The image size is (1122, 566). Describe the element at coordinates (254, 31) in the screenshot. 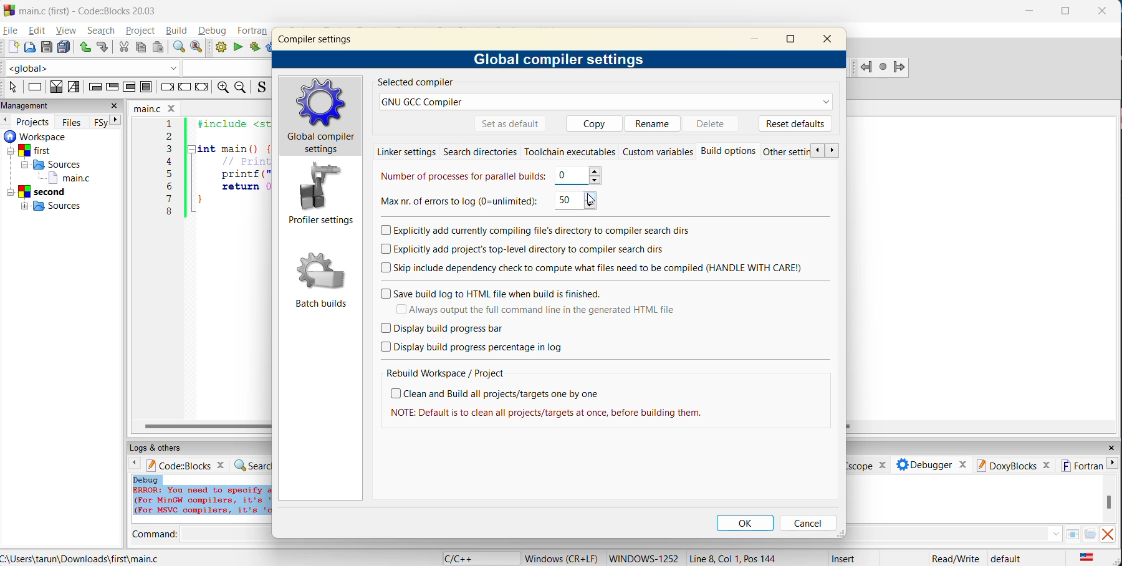

I see `fortran` at that location.